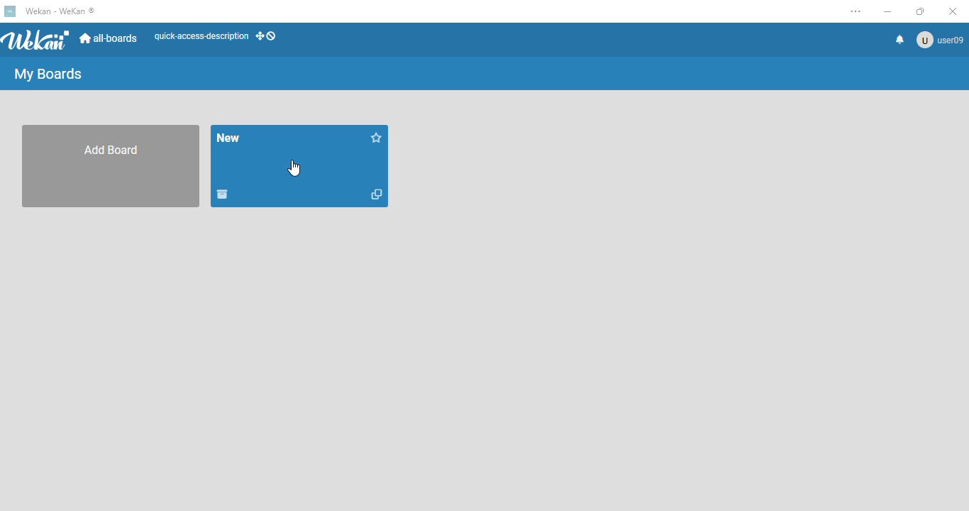  I want to click on add board, so click(111, 167).